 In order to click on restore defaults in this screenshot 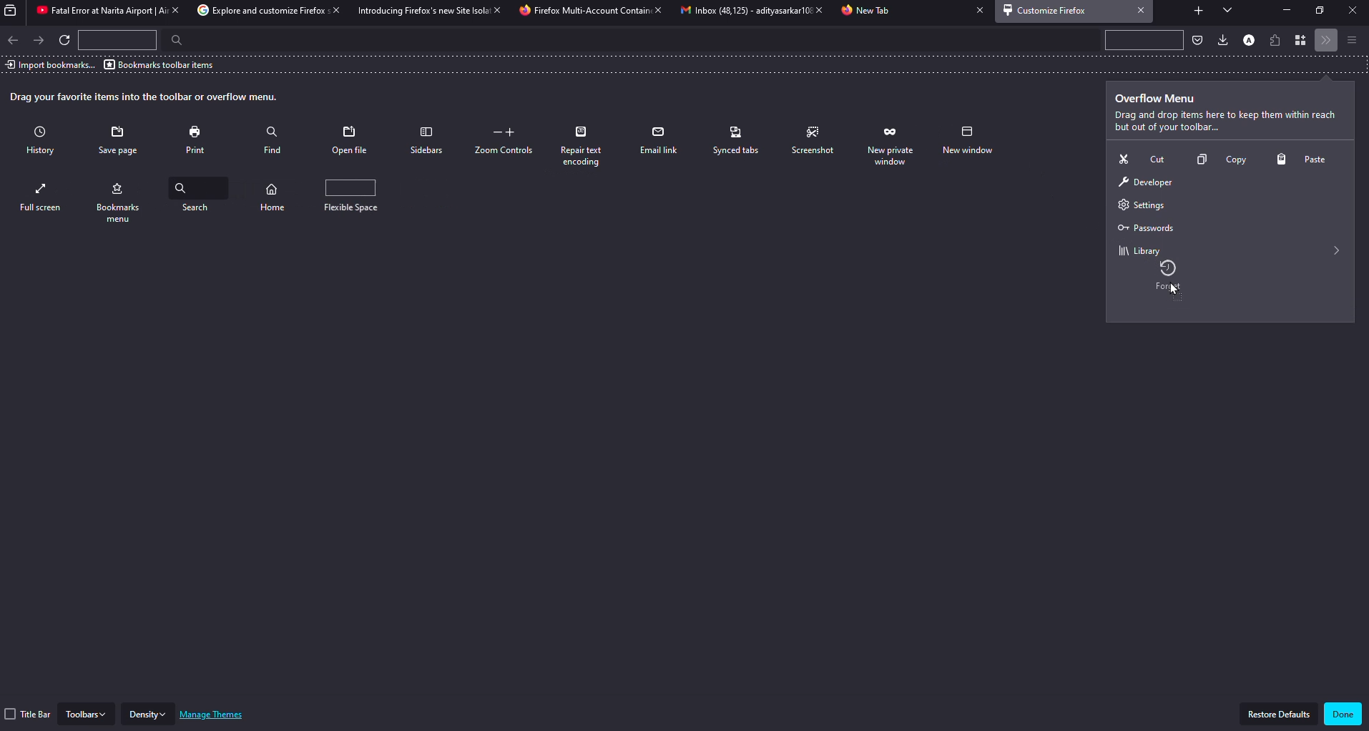, I will do `click(1280, 714)`.